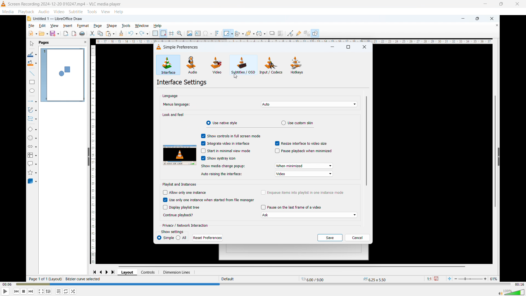  What do you see at coordinates (219, 158) in the screenshot?
I see `Show system tray icon ` at bounding box center [219, 158].